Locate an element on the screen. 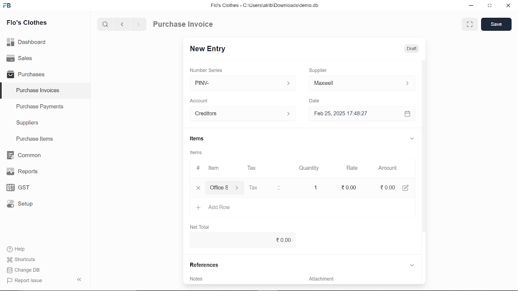 Image resolution: width=518 pixels, height=291 pixels. ‘Number Series is located at coordinates (209, 70).